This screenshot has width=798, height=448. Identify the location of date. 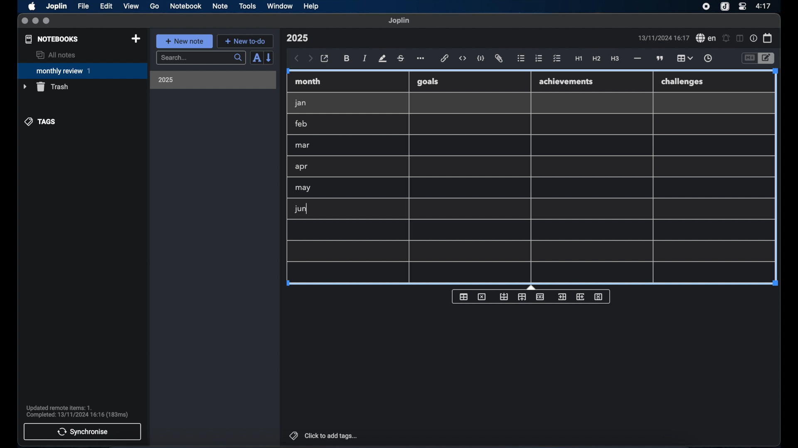
(663, 38).